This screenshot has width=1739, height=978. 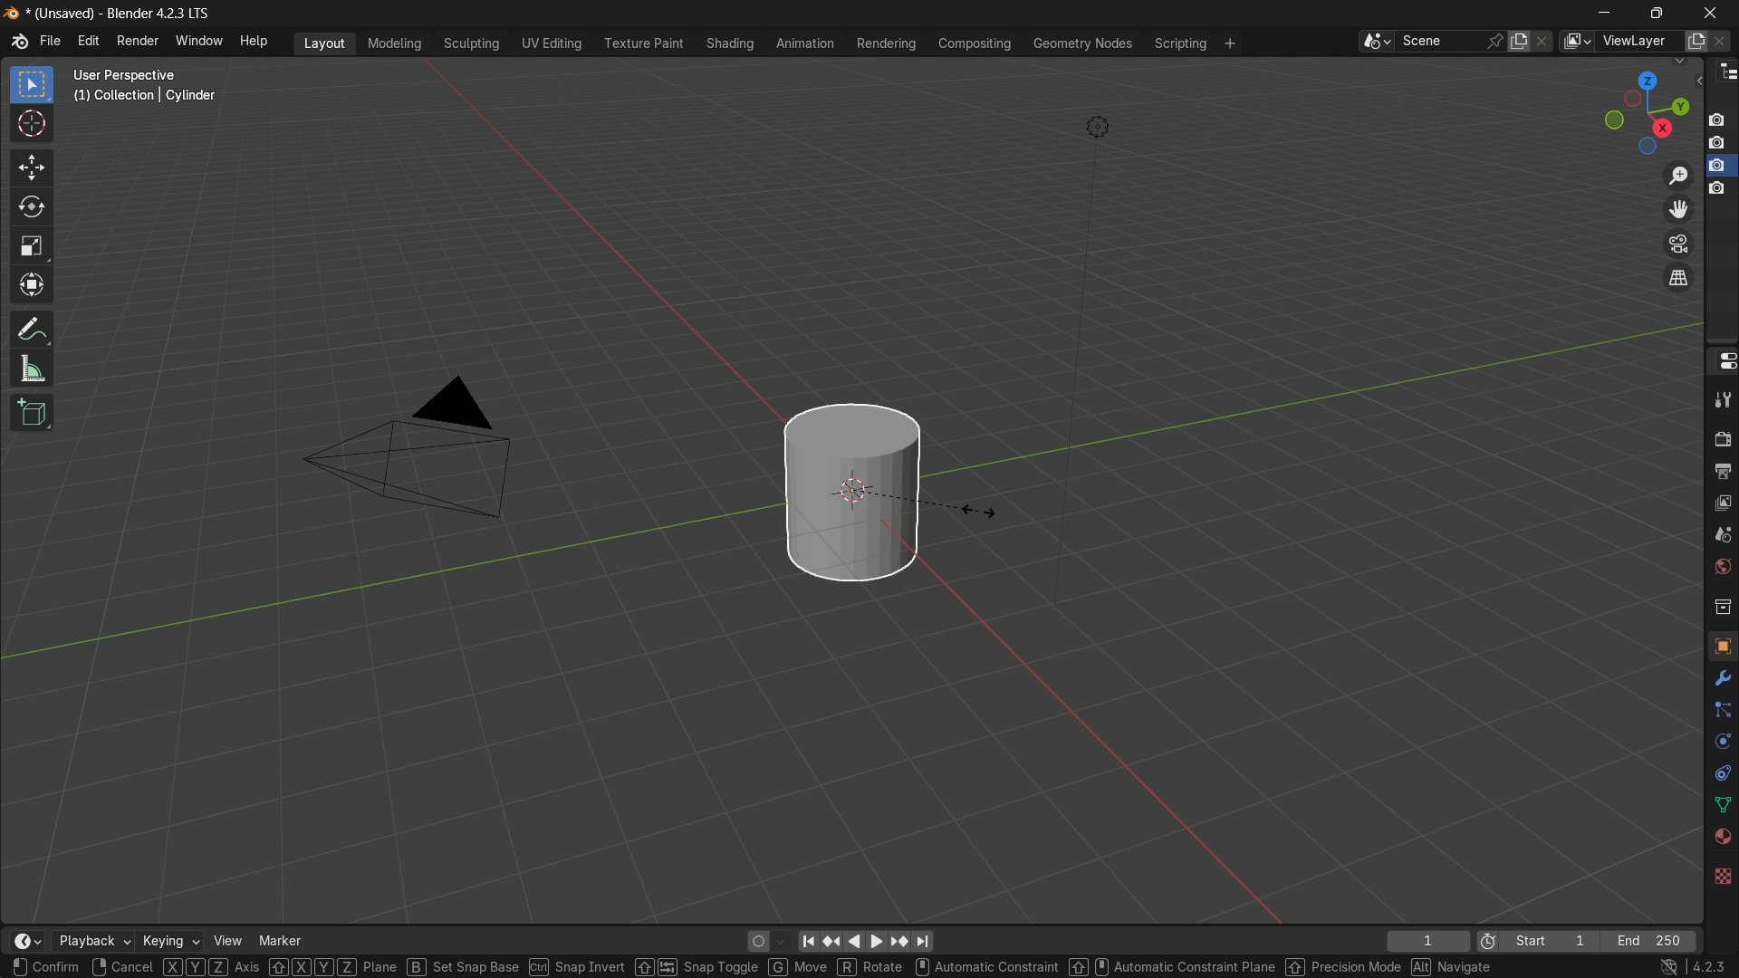 What do you see at coordinates (1171, 967) in the screenshot?
I see `hold shift and use mouse scroll wheel for Automatic constraint plane` at bounding box center [1171, 967].